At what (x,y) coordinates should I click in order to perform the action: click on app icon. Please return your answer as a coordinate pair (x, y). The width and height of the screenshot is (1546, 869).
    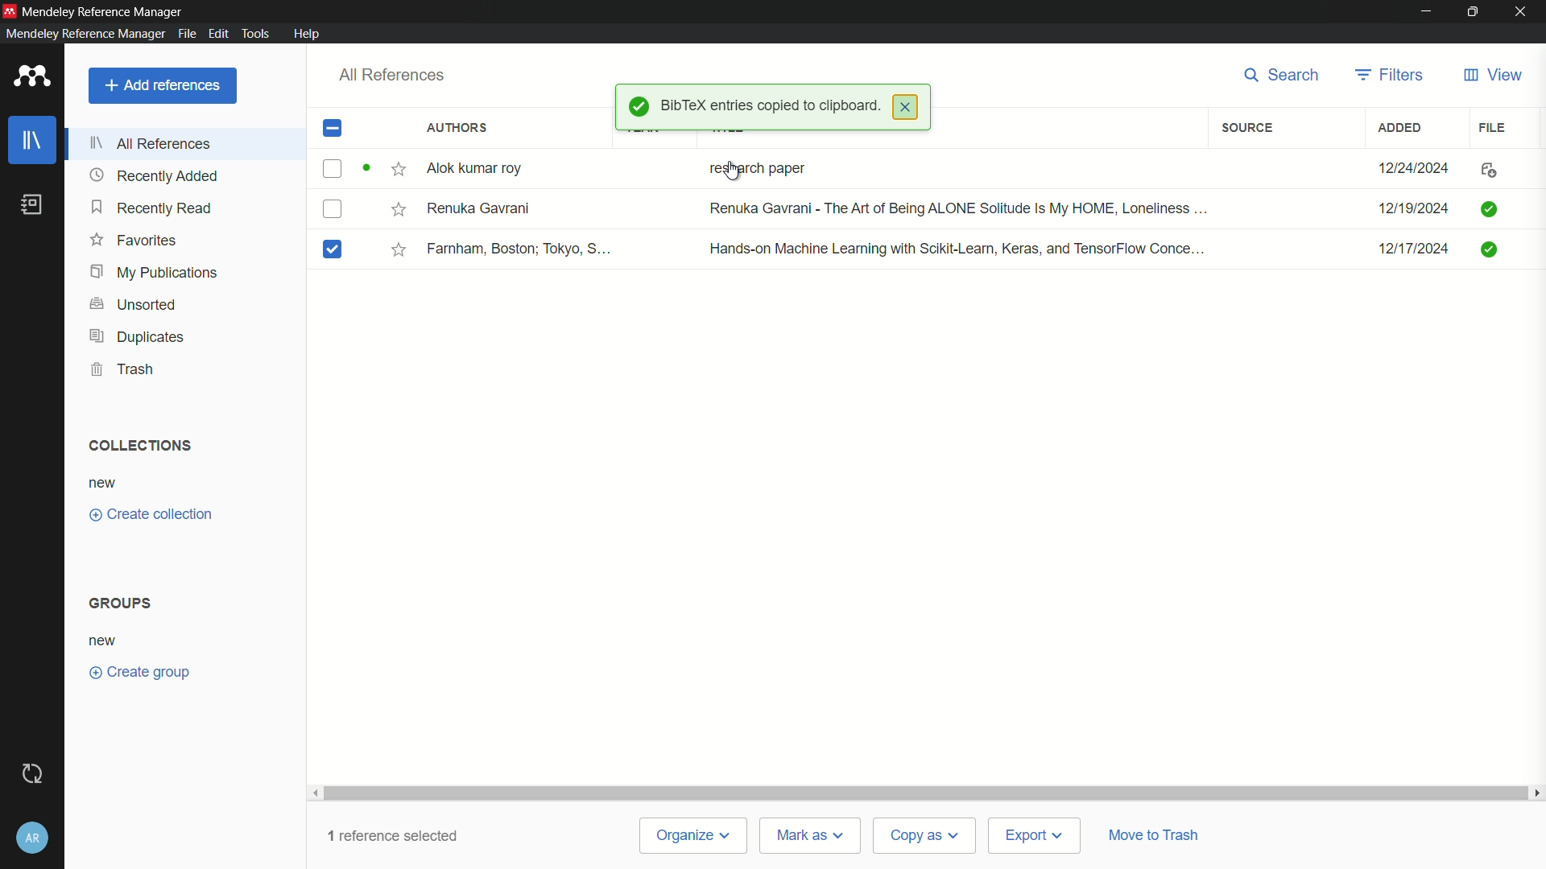
    Looking at the image, I should click on (32, 76).